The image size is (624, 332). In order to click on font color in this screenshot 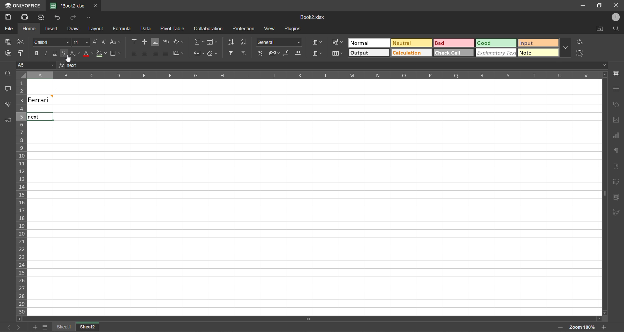, I will do `click(87, 54)`.